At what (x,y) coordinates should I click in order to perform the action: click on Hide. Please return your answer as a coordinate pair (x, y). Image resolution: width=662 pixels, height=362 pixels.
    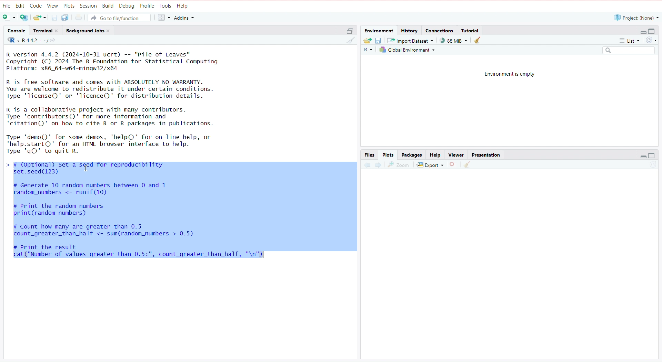
    Looking at the image, I should click on (643, 156).